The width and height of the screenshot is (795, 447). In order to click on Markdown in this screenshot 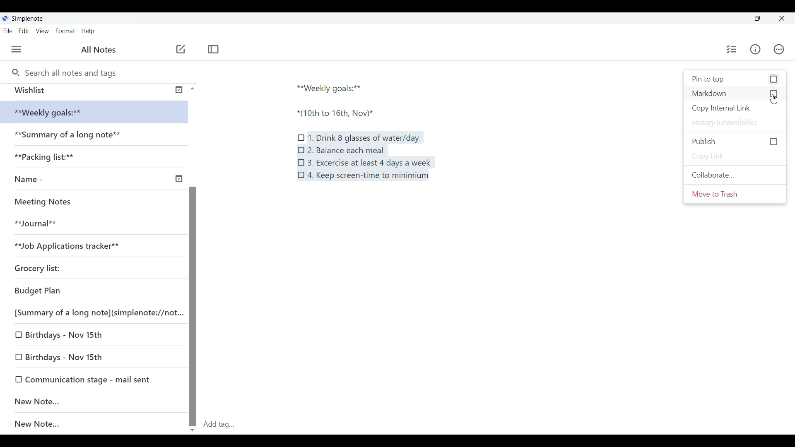, I will do `click(736, 94)`.